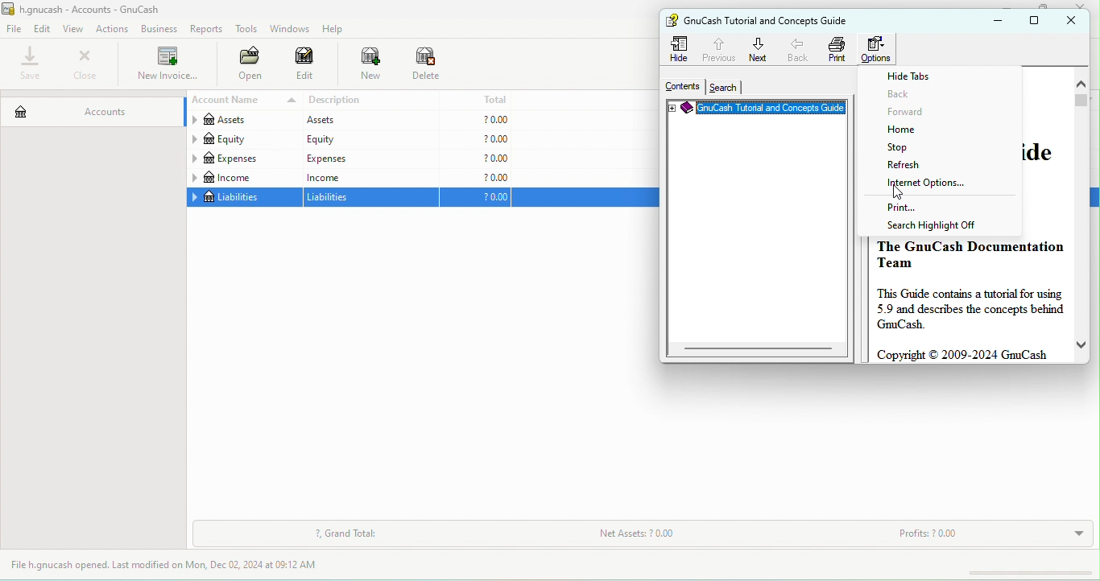 Image resolution: width=1100 pixels, height=581 pixels. I want to click on the gnu cash documentation team, so click(970, 253).